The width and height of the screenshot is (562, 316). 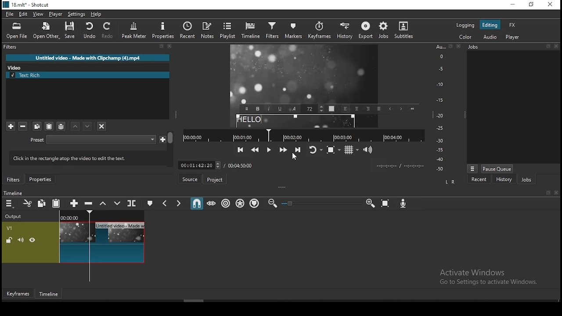 What do you see at coordinates (101, 140) in the screenshot?
I see `Preset Selection` at bounding box center [101, 140].